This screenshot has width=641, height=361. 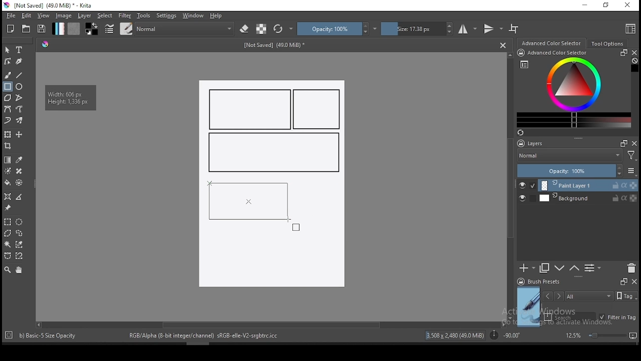 What do you see at coordinates (629, 29) in the screenshot?
I see `choose workspace` at bounding box center [629, 29].